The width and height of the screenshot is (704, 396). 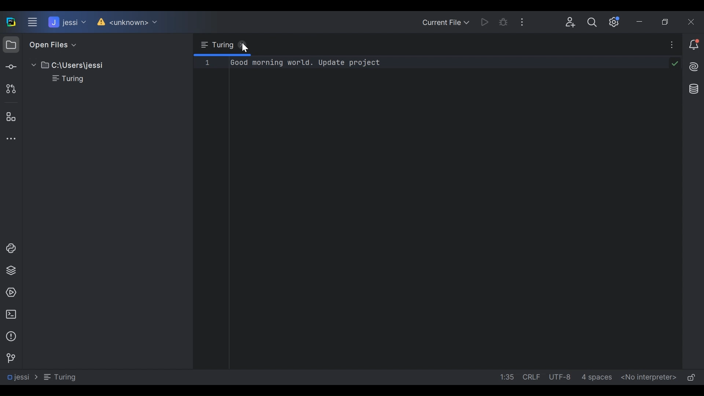 What do you see at coordinates (9, 138) in the screenshot?
I see `More Tool Windows` at bounding box center [9, 138].